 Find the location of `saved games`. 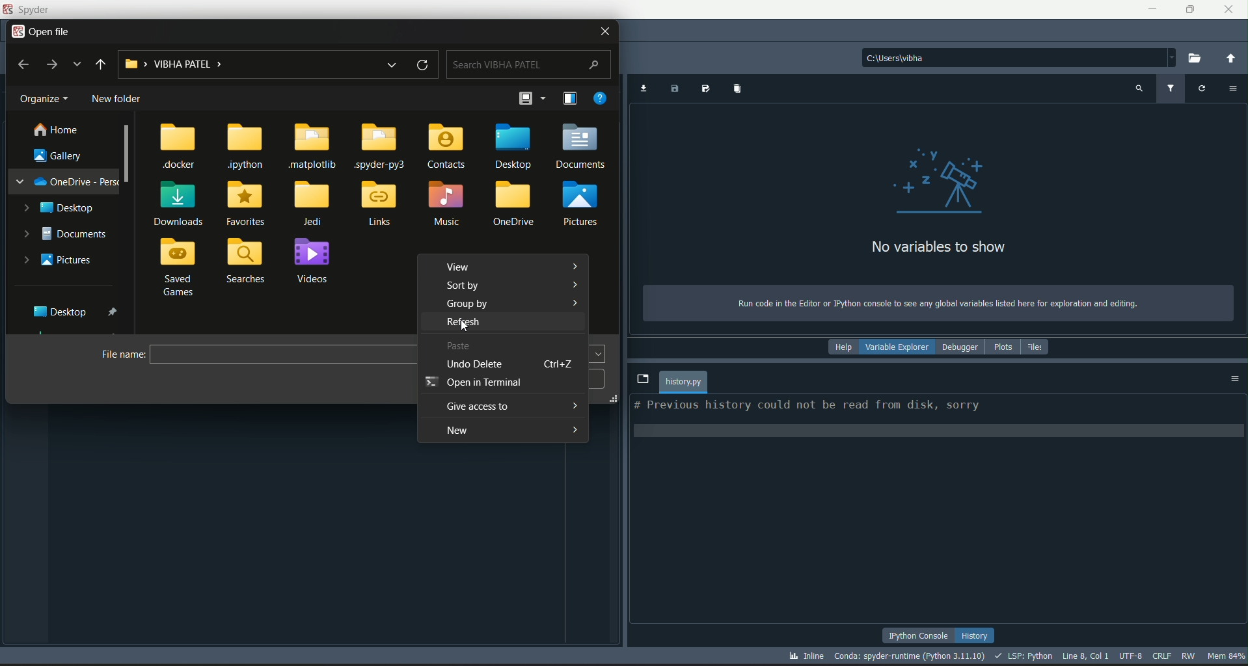

saved games is located at coordinates (180, 269).